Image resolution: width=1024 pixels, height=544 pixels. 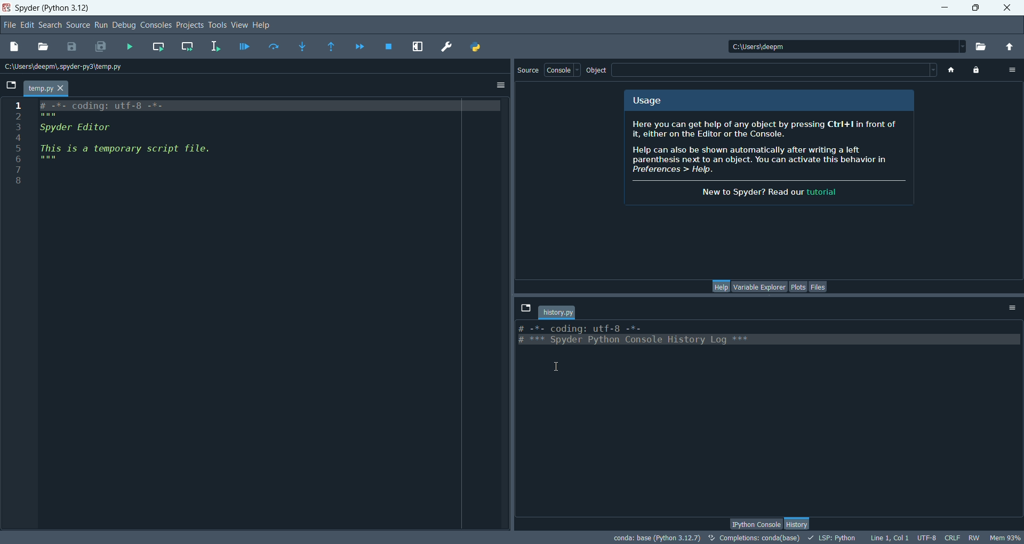 What do you see at coordinates (17, 147) in the screenshot?
I see `line number` at bounding box center [17, 147].